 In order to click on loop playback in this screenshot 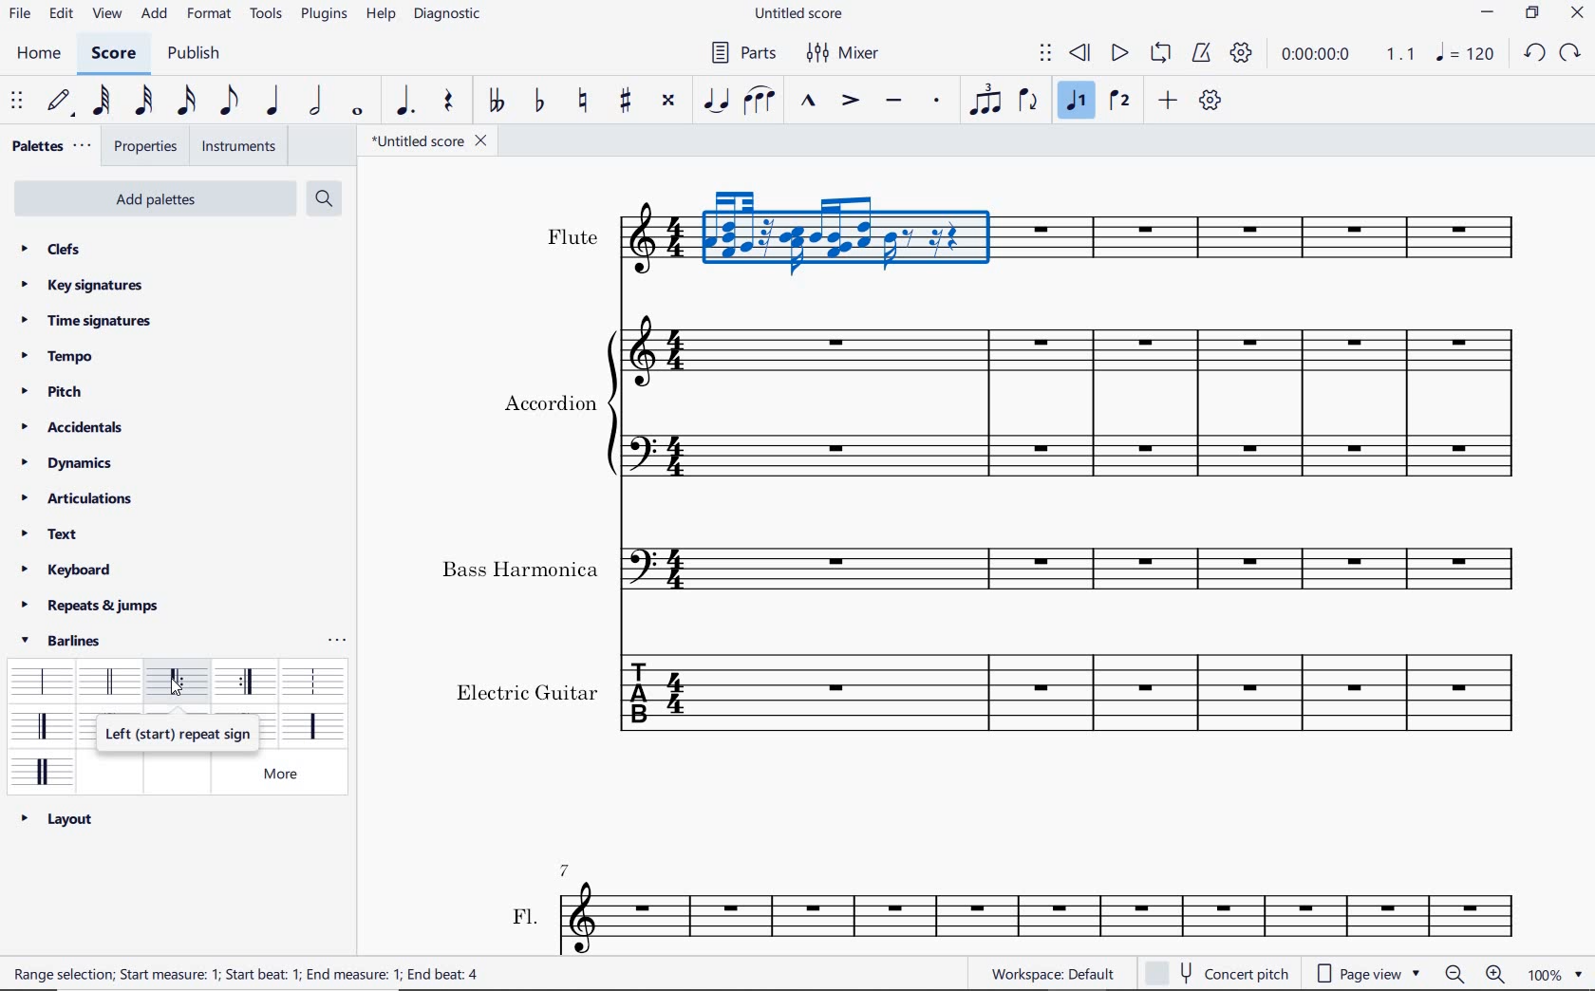, I will do `click(1160, 53)`.